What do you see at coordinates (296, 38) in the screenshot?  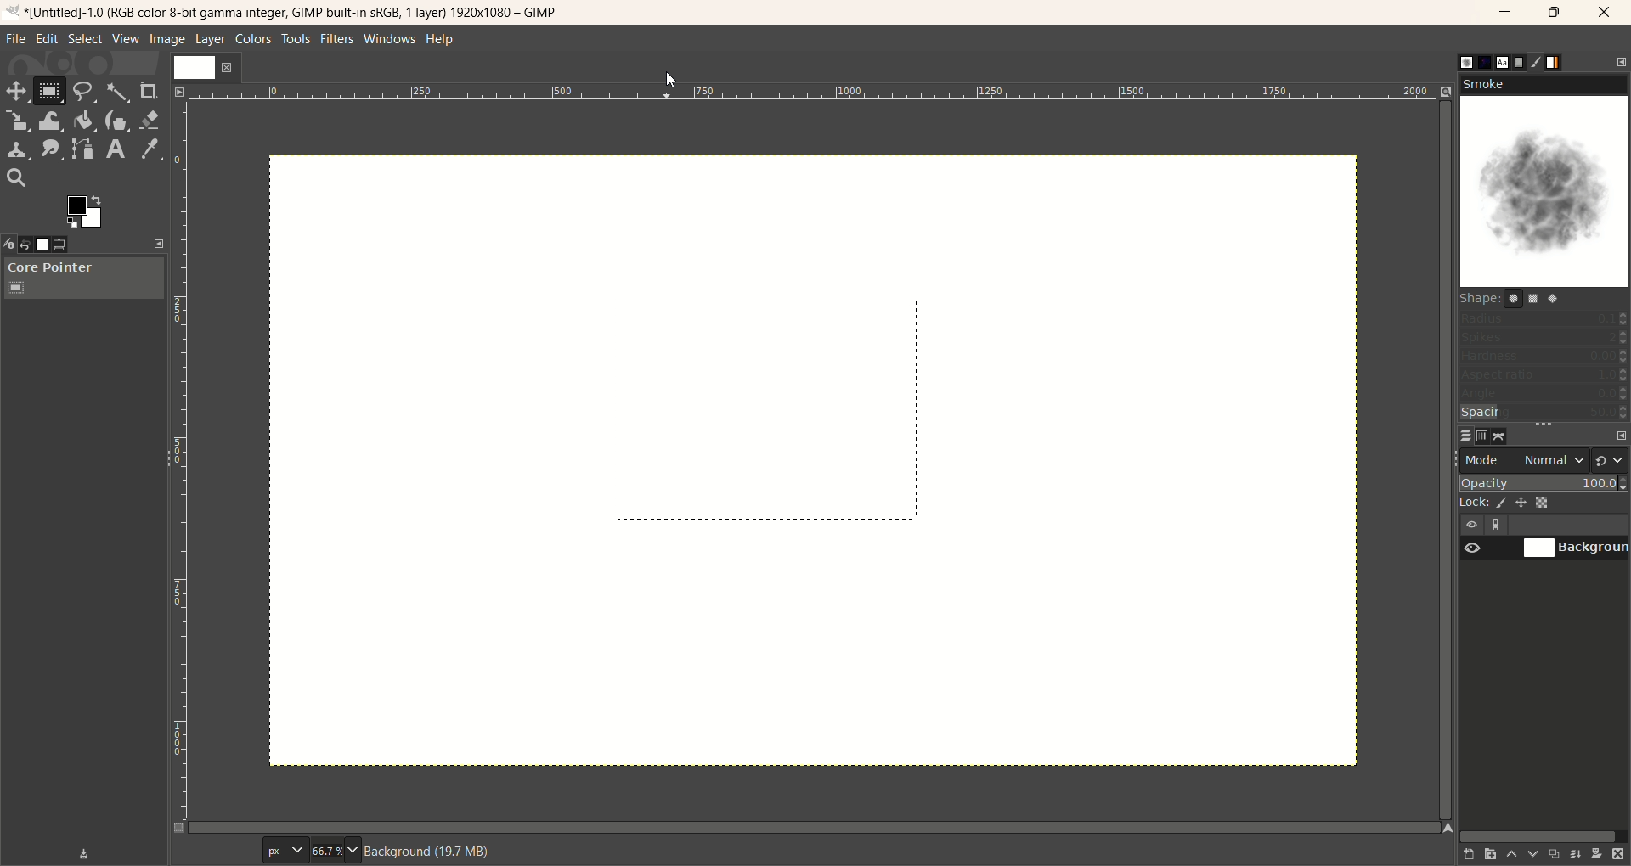 I see `tools` at bounding box center [296, 38].